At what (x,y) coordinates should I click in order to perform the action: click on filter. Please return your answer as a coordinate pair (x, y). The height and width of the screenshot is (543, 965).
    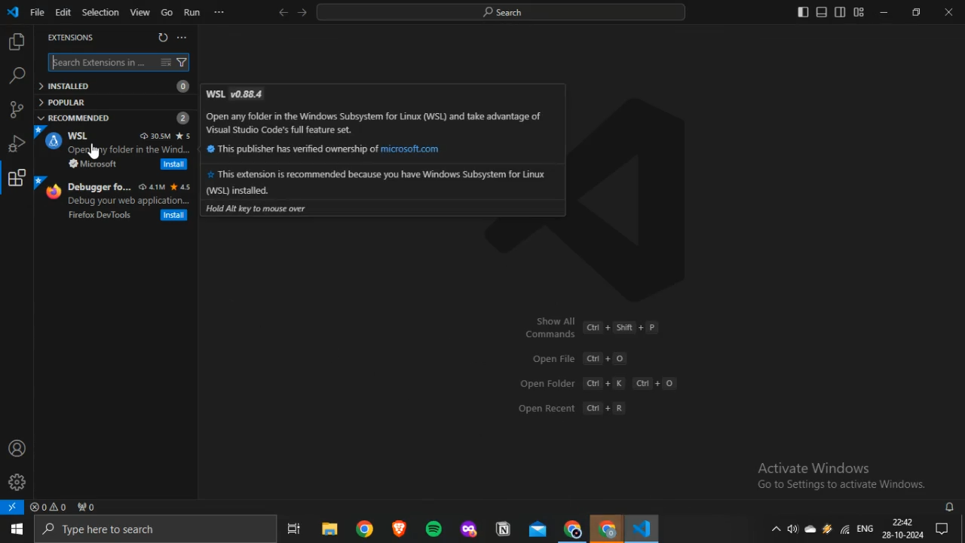
    Looking at the image, I should click on (182, 63).